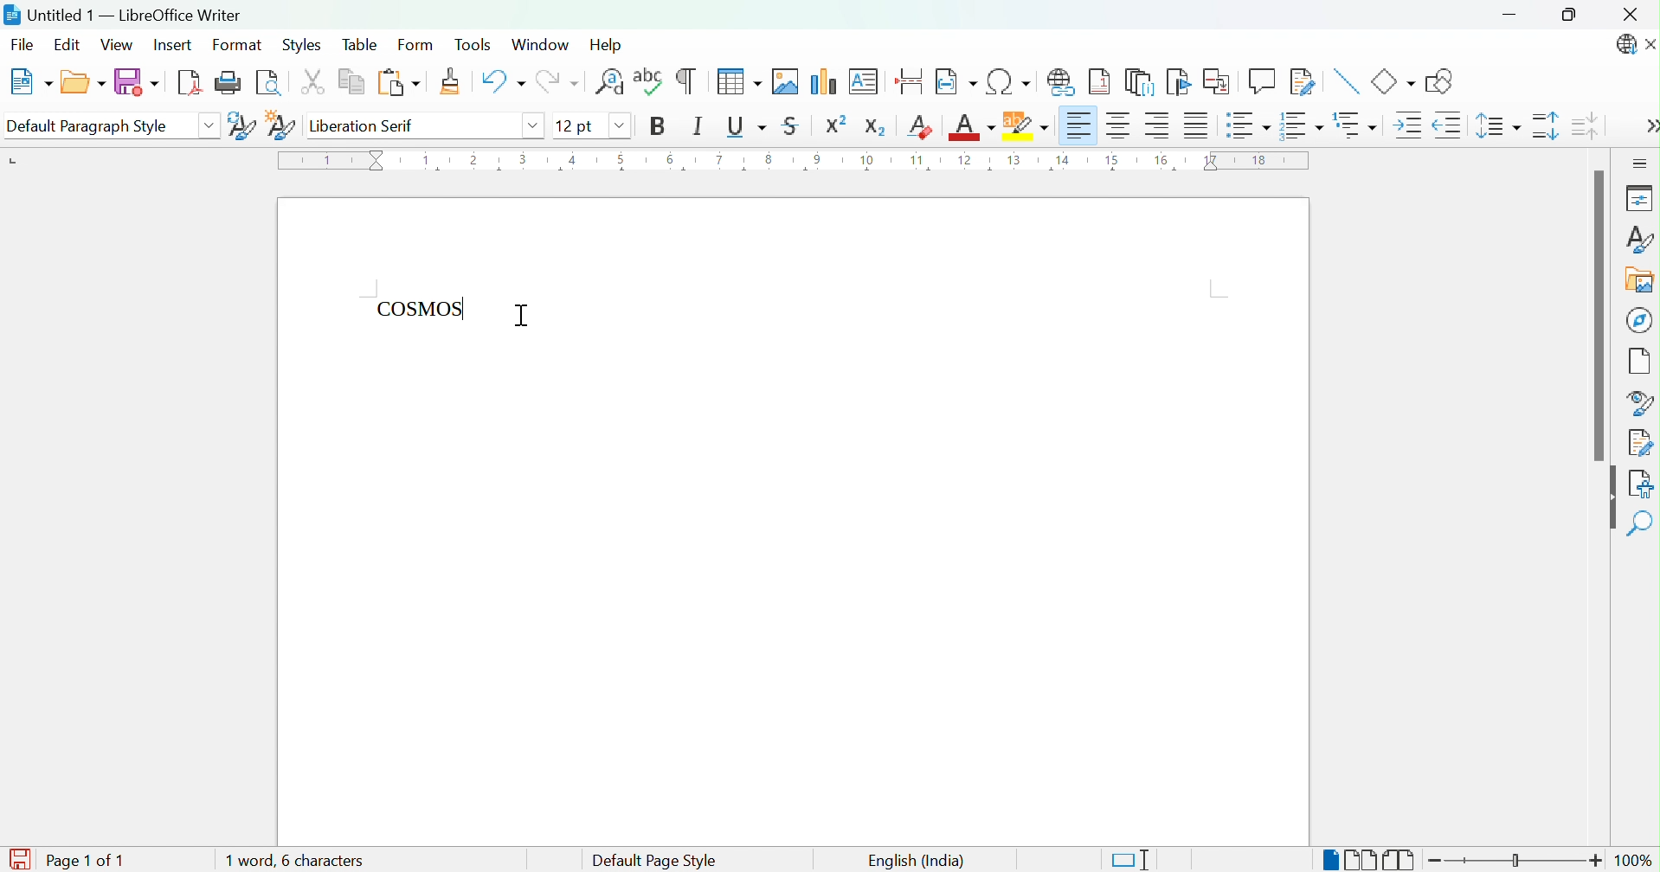 The width and height of the screenshot is (1660, 872). I want to click on 12 pt, so click(578, 125).